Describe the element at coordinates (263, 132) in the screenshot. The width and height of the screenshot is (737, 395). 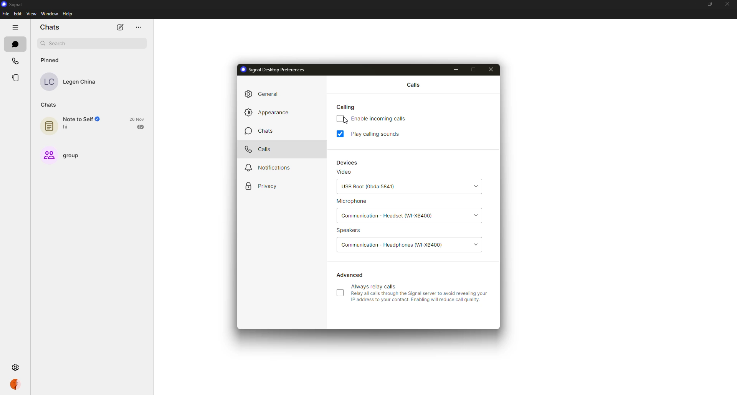
I see `chats` at that location.